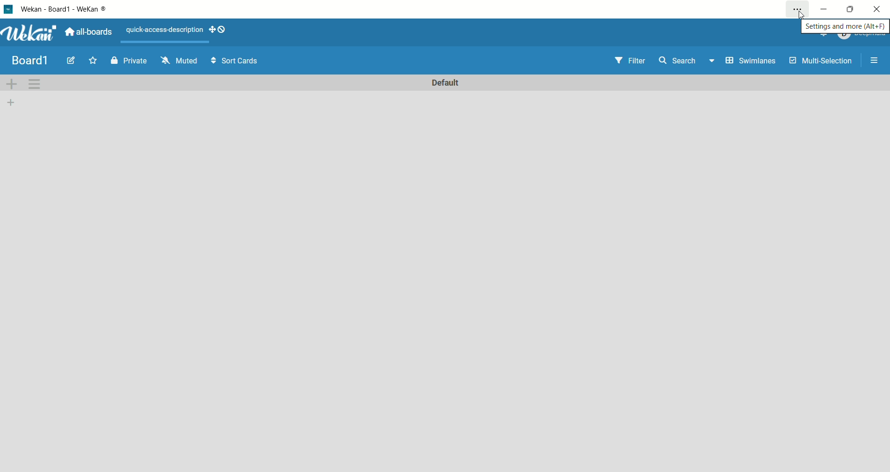 This screenshot has width=890, height=472. I want to click on filter, so click(631, 62).